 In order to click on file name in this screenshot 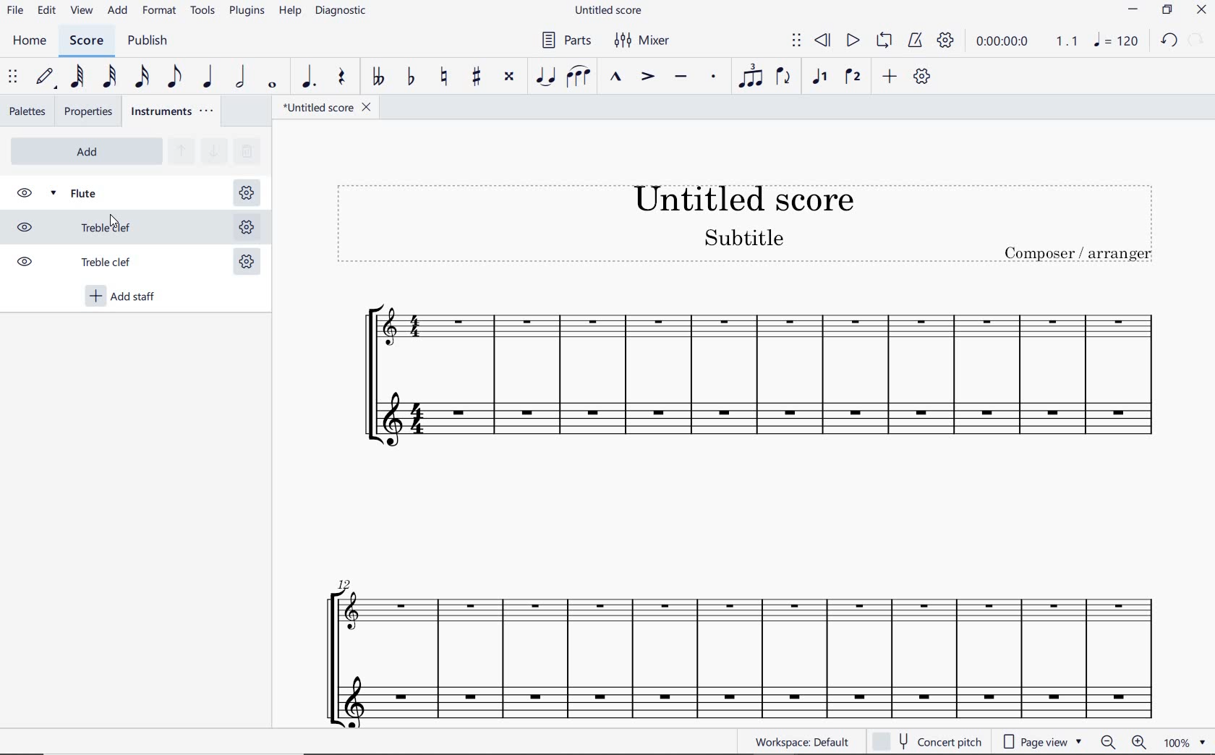, I will do `click(326, 108)`.